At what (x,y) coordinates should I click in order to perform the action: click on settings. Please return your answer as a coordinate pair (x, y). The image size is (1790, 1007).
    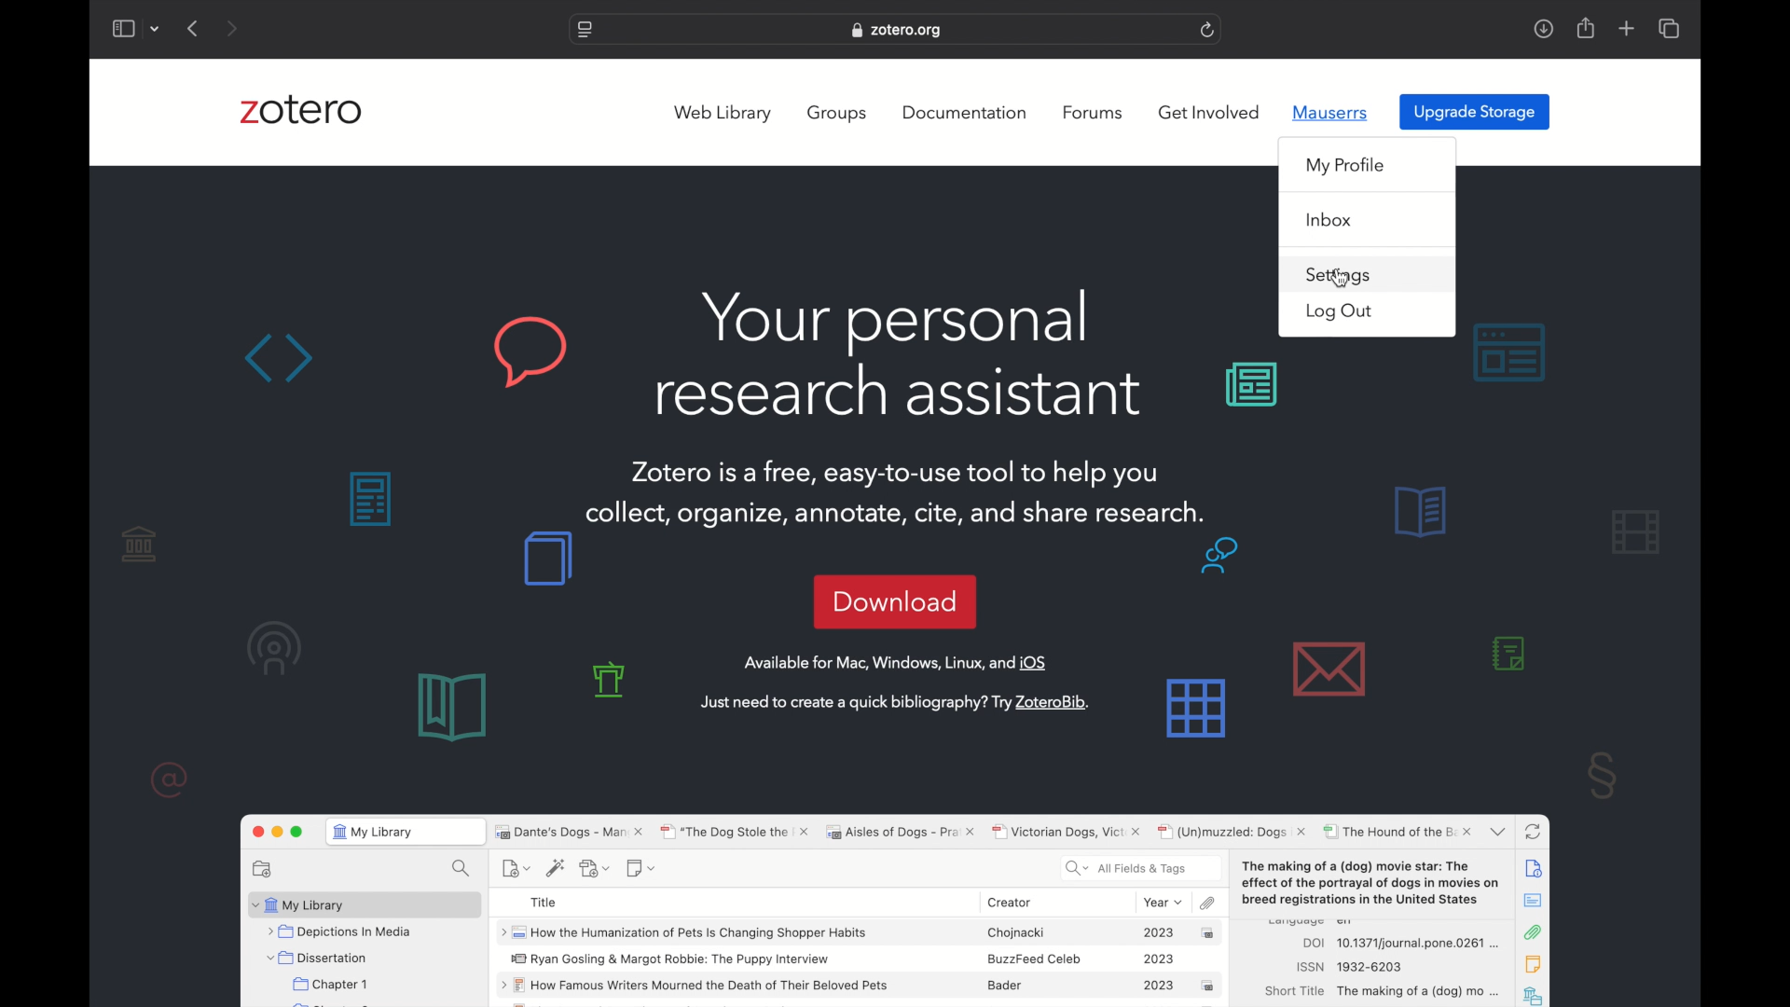
    Looking at the image, I should click on (1339, 276).